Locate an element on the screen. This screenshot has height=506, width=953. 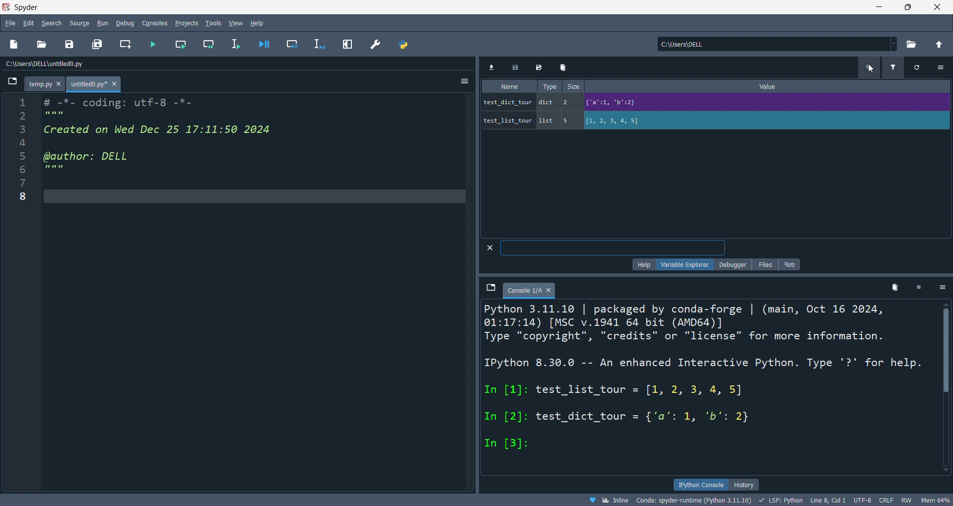
open folder is located at coordinates (41, 45).